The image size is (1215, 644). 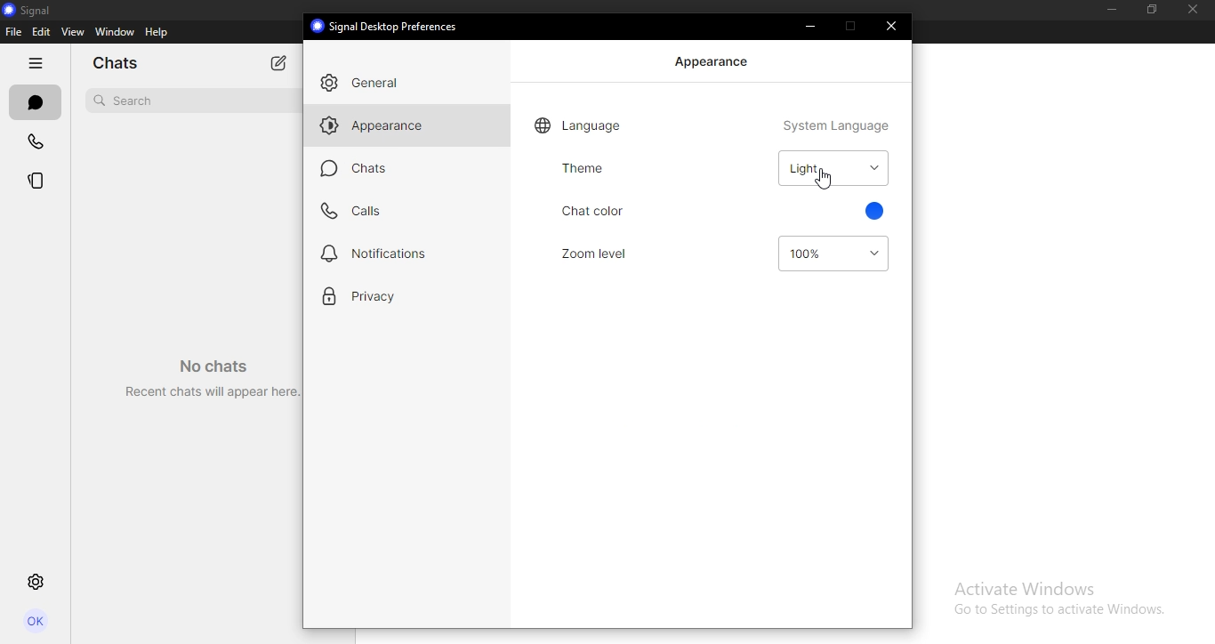 What do you see at coordinates (370, 84) in the screenshot?
I see `general` at bounding box center [370, 84].